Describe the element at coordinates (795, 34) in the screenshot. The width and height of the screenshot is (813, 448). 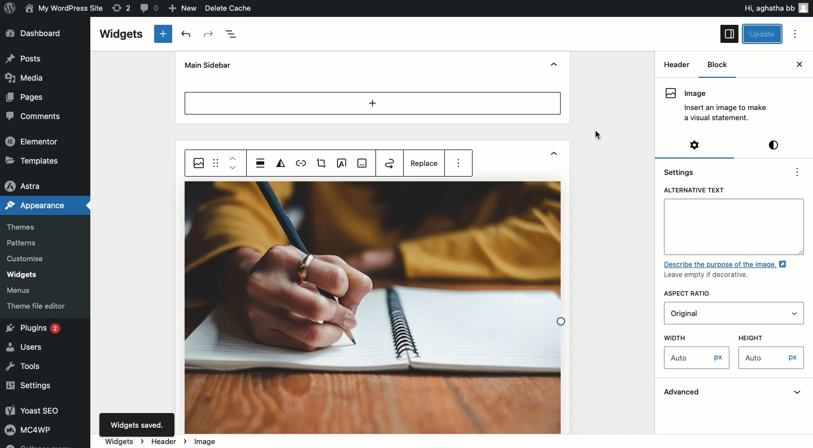
I see `Options` at that location.